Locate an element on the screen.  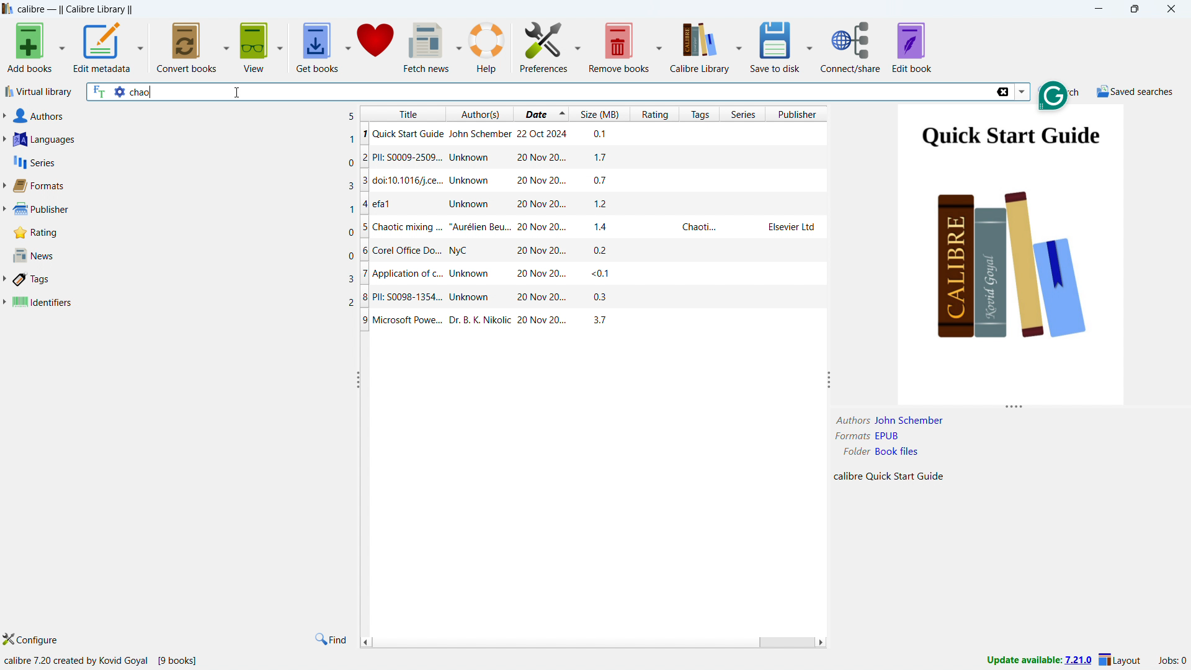
select sorting order is located at coordinates (562, 114).